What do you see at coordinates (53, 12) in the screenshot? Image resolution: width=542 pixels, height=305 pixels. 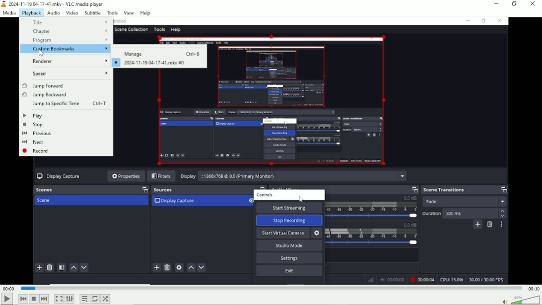 I see `Audio` at bounding box center [53, 12].